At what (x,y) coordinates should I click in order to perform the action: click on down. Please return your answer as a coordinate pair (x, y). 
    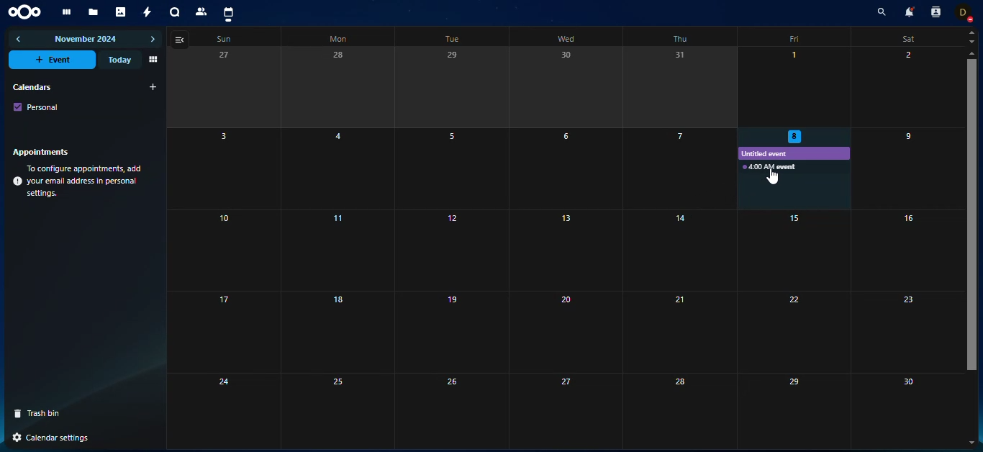
    Looking at the image, I should click on (971, 41).